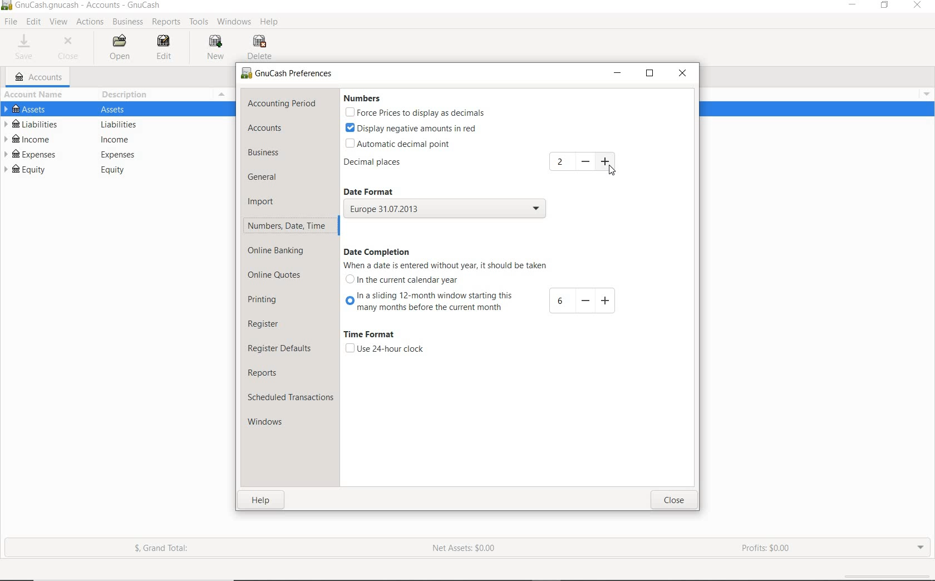 This screenshot has width=935, height=581. Describe the element at coordinates (272, 422) in the screenshot. I see `windows` at that location.